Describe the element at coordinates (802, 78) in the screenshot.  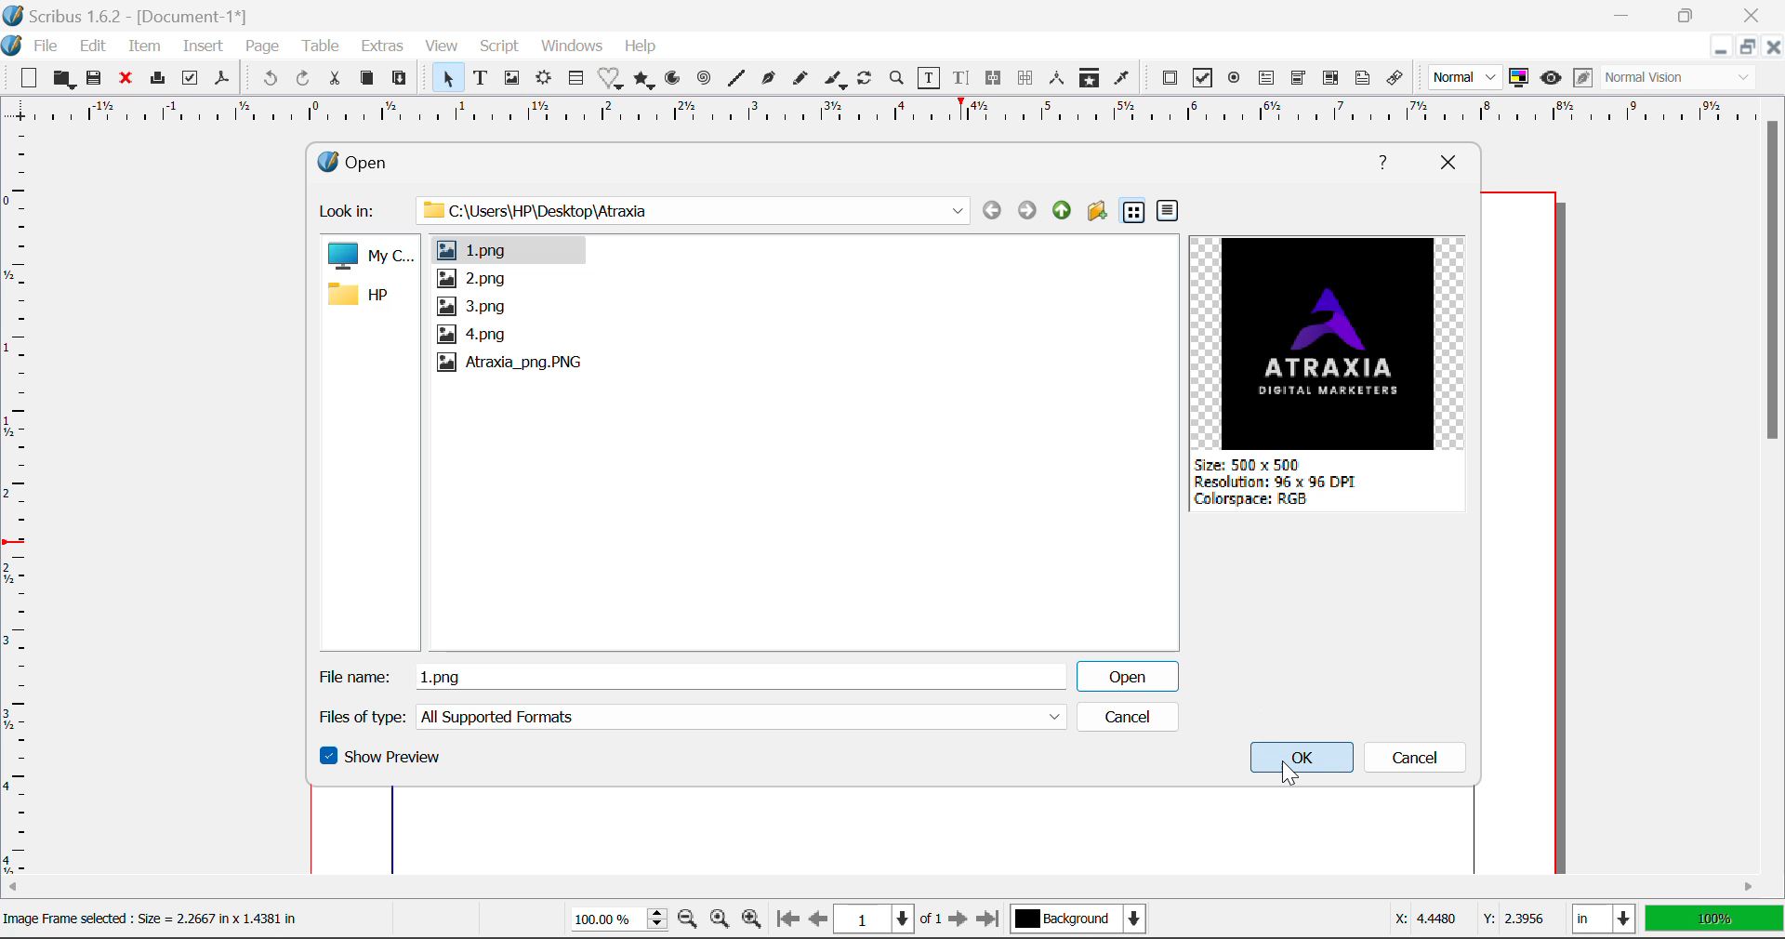
I see `Freehand Curve` at that location.